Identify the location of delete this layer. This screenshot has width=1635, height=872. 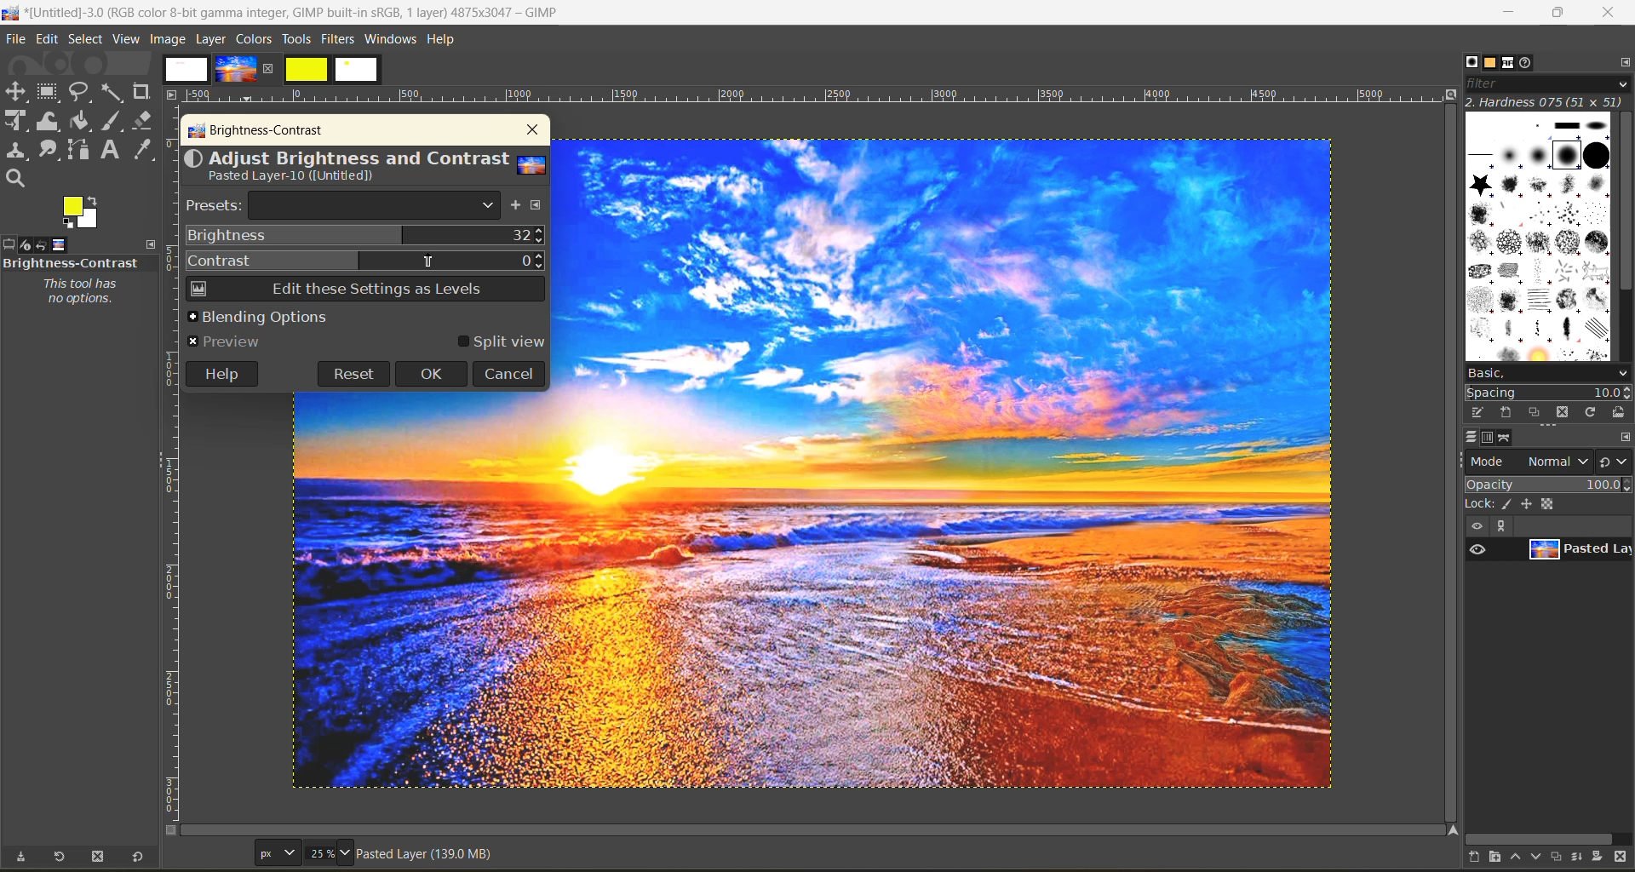
(1625, 858).